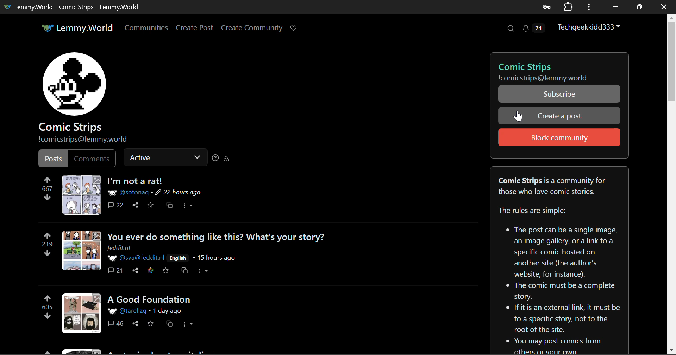 The width and height of the screenshot is (676, 355). Describe the element at coordinates (46, 189) in the screenshot. I see `667 Upvotes` at that location.